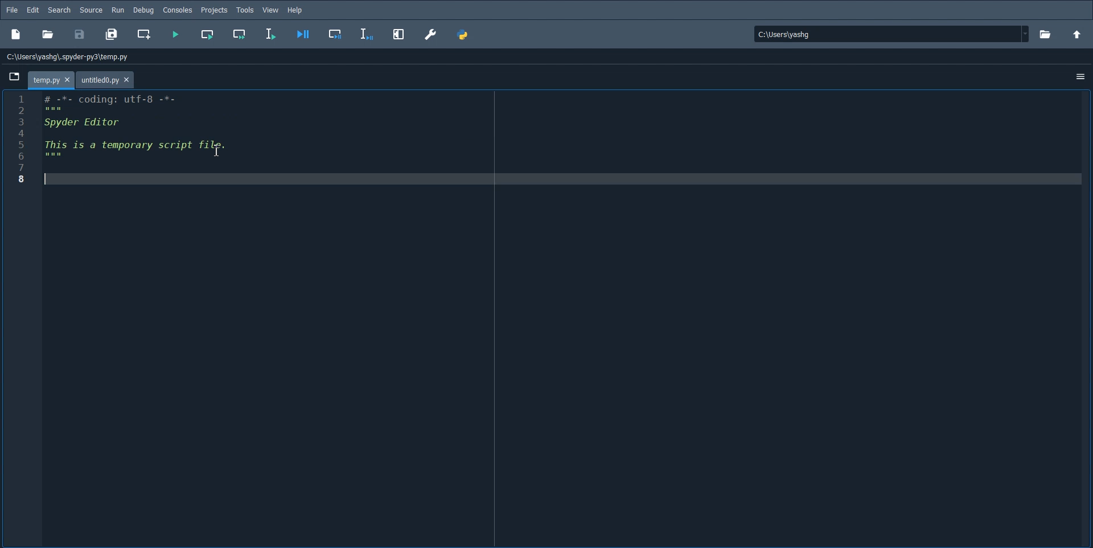  I want to click on File, so click(106, 80).